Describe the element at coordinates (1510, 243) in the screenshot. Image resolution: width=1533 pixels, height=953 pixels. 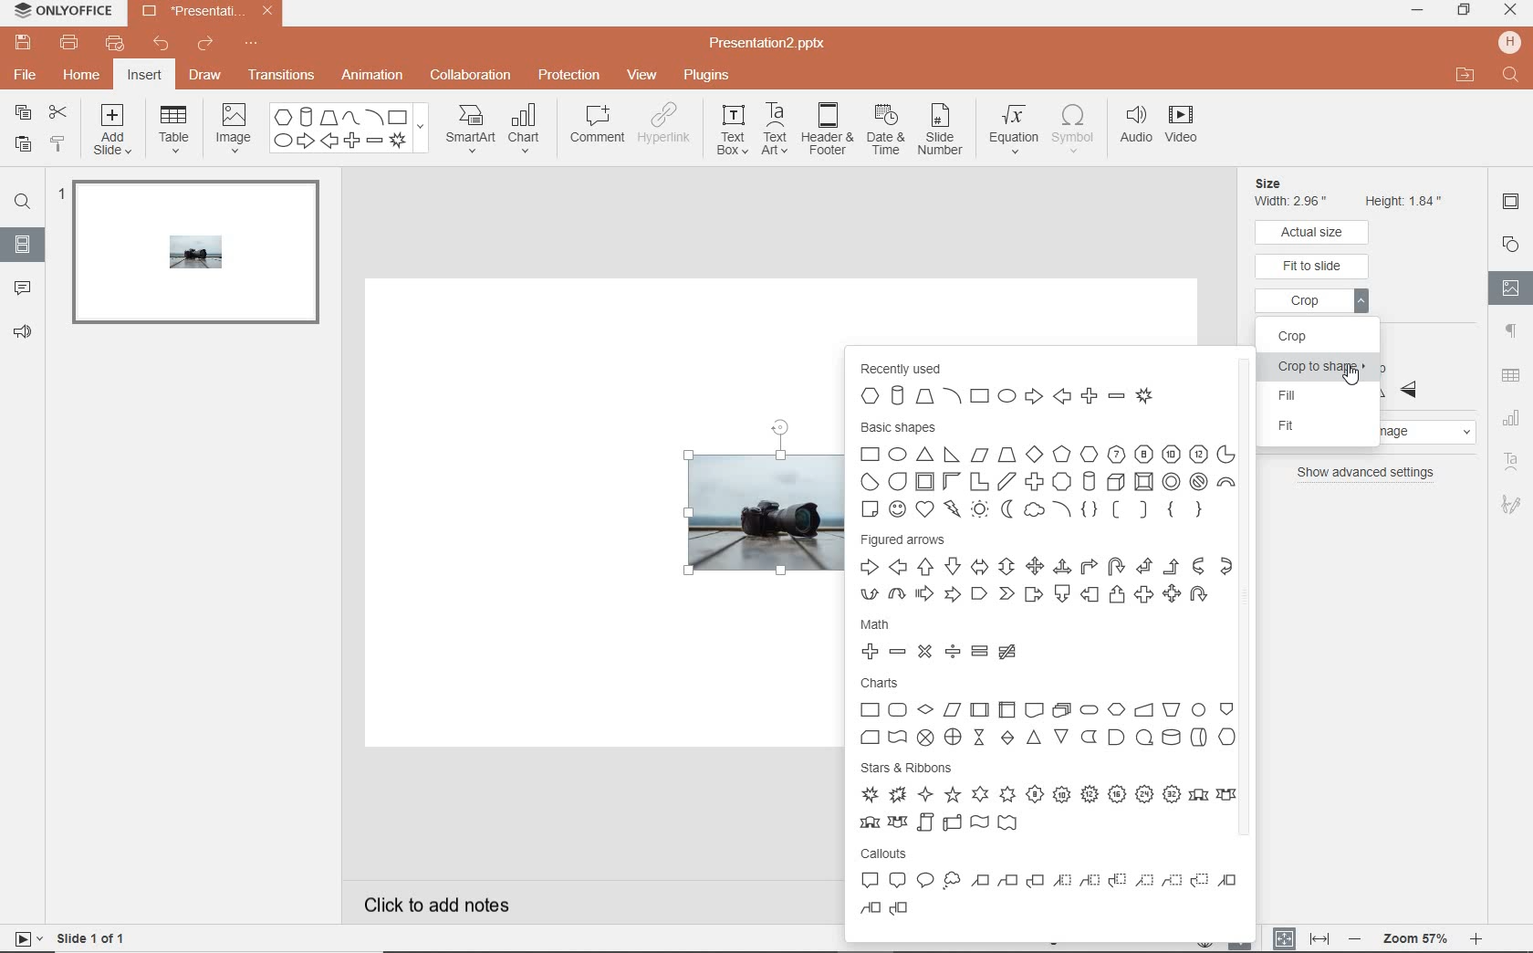
I see `shapes` at that location.